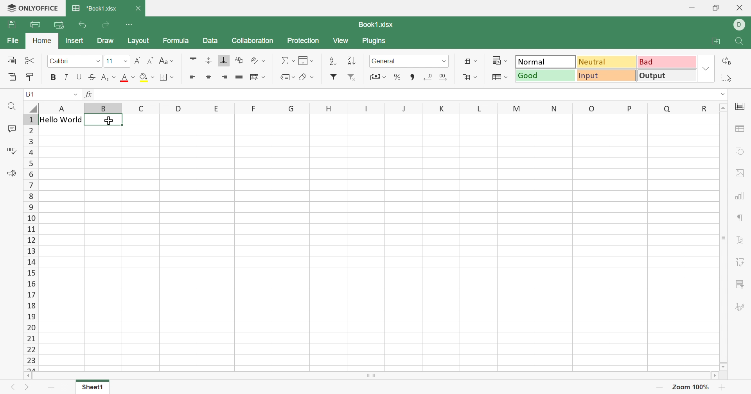  What do you see at coordinates (54, 77) in the screenshot?
I see `Bold` at bounding box center [54, 77].